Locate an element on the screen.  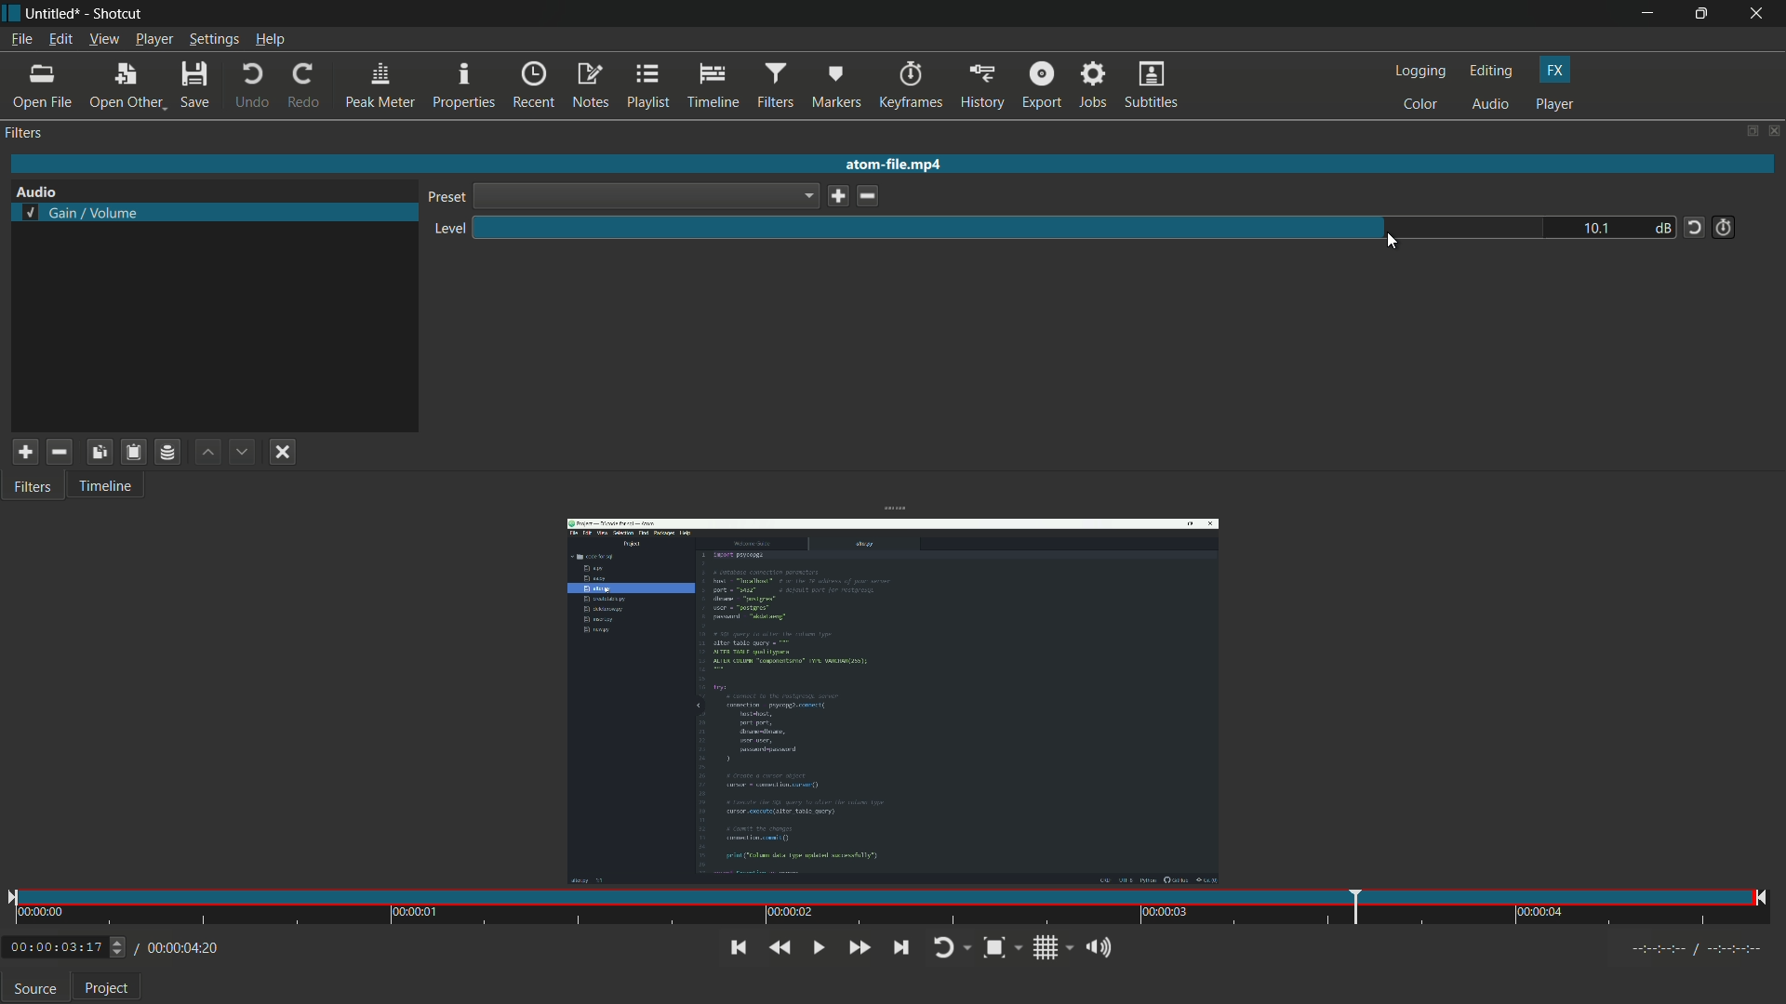
timeline is located at coordinates (712, 86).